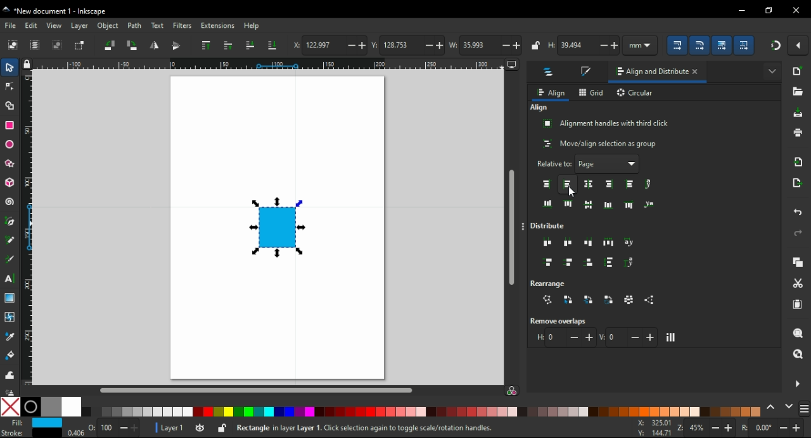 Image resolution: width=811 pixels, height=438 pixels. Describe the element at coordinates (156, 25) in the screenshot. I see `text` at that location.